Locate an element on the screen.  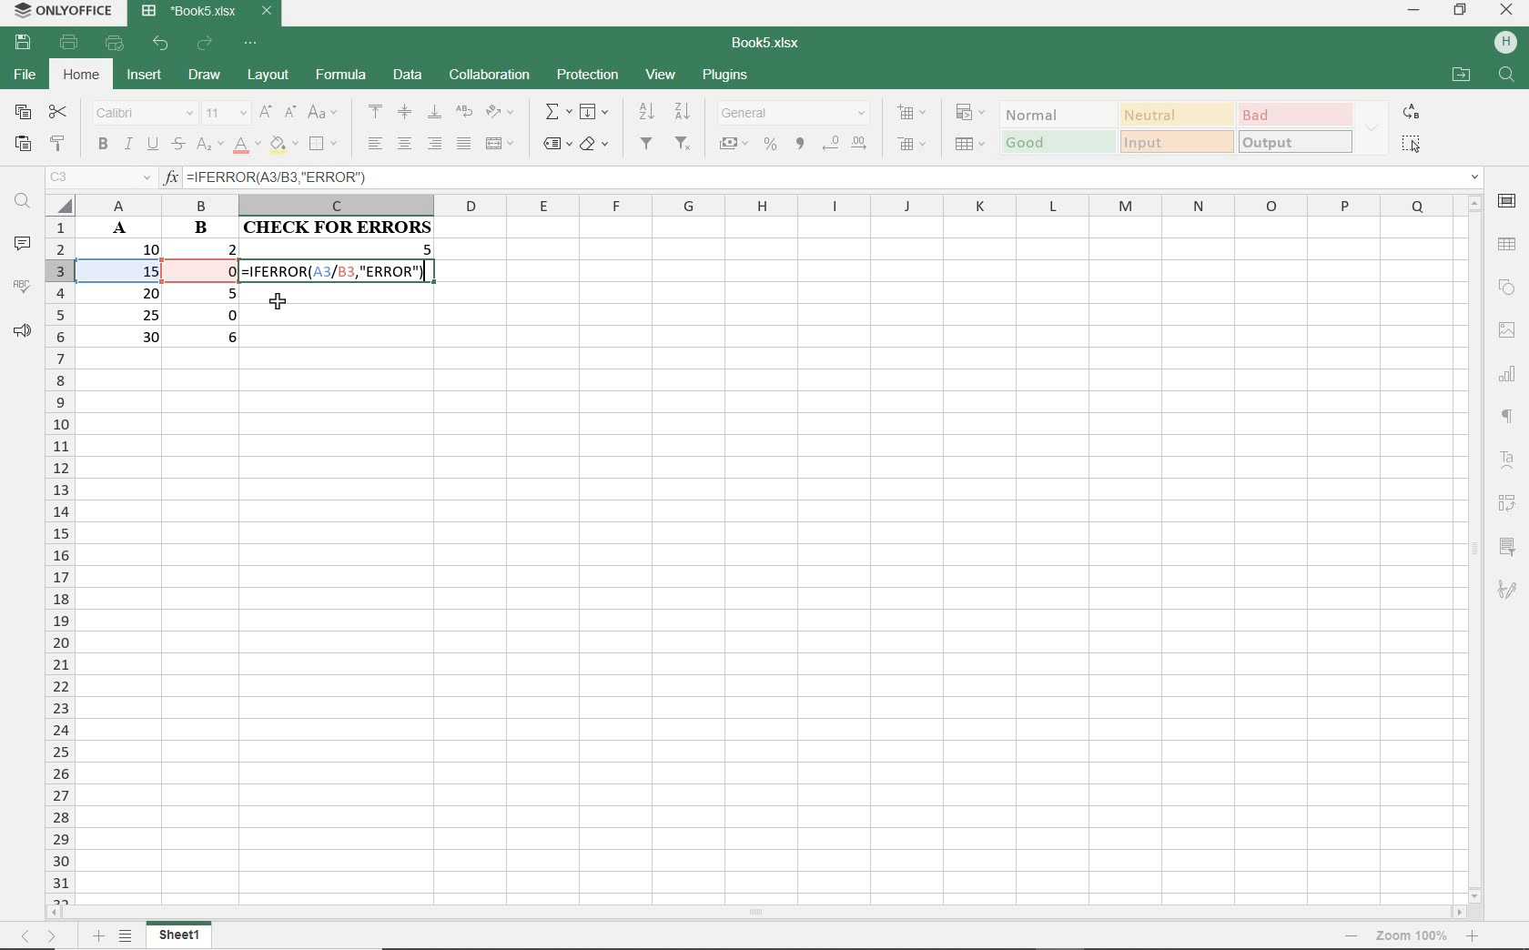
ORIENTATION is located at coordinates (500, 113).